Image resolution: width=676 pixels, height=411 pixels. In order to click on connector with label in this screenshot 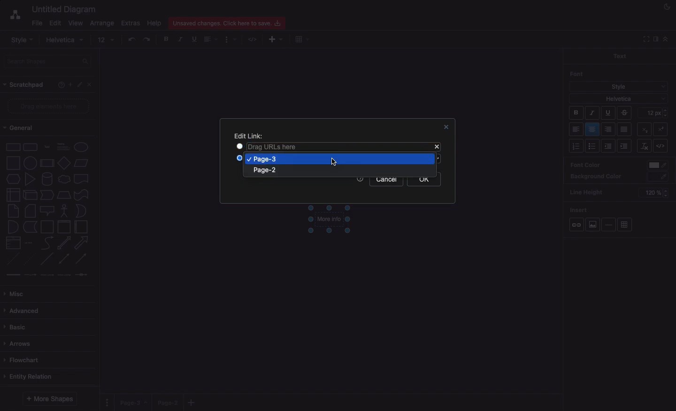, I will do `click(30, 275)`.